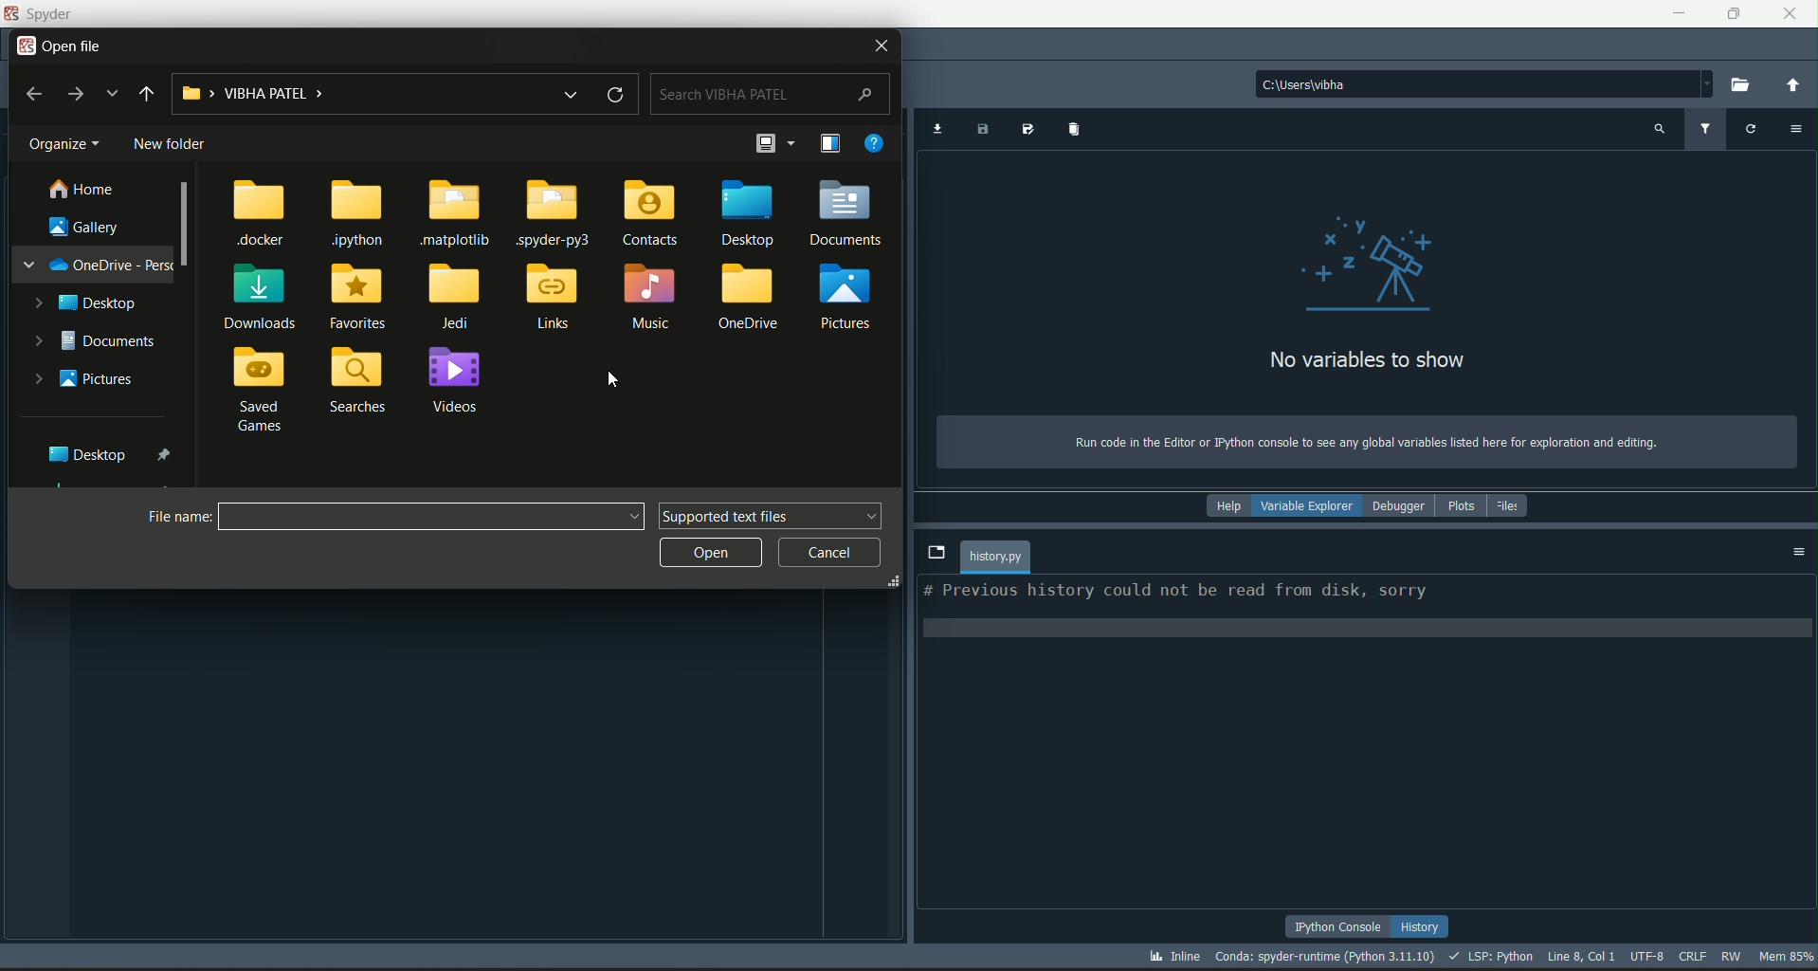 The height and width of the screenshot is (971, 1818). What do you see at coordinates (173, 143) in the screenshot?
I see `new folder` at bounding box center [173, 143].